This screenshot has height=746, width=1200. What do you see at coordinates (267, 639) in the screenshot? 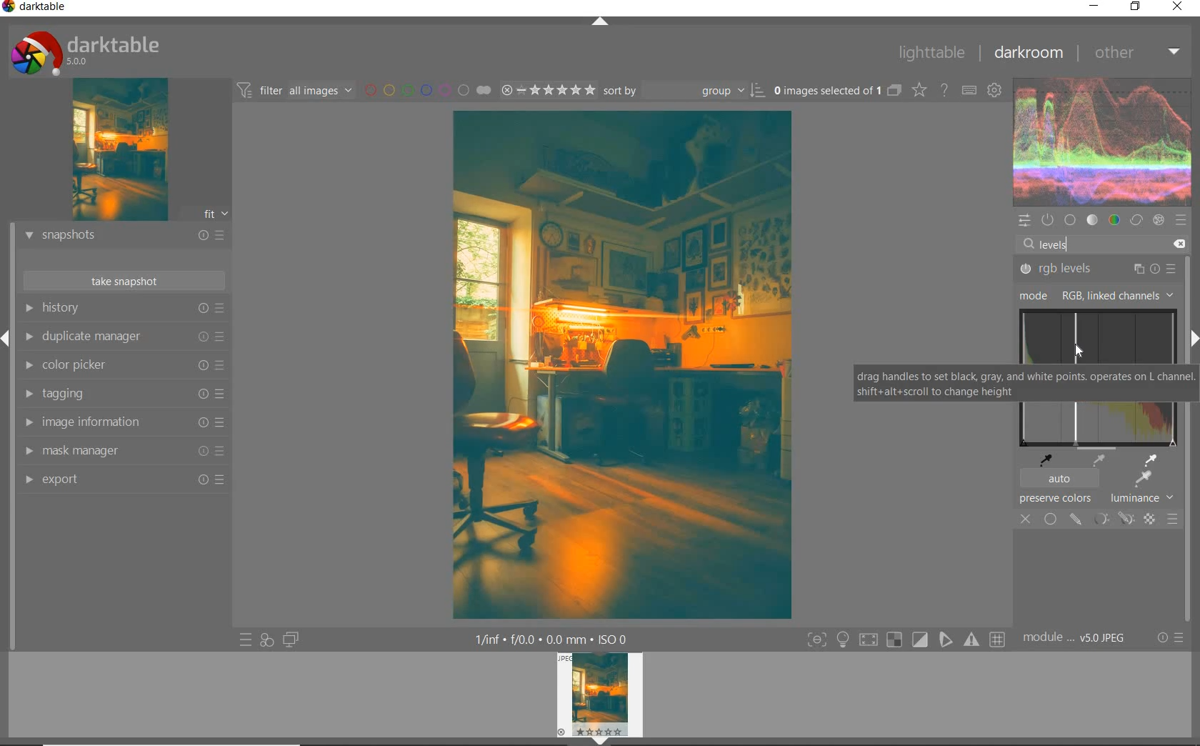
I see `quick access for applying any of your styles` at bounding box center [267, 639].